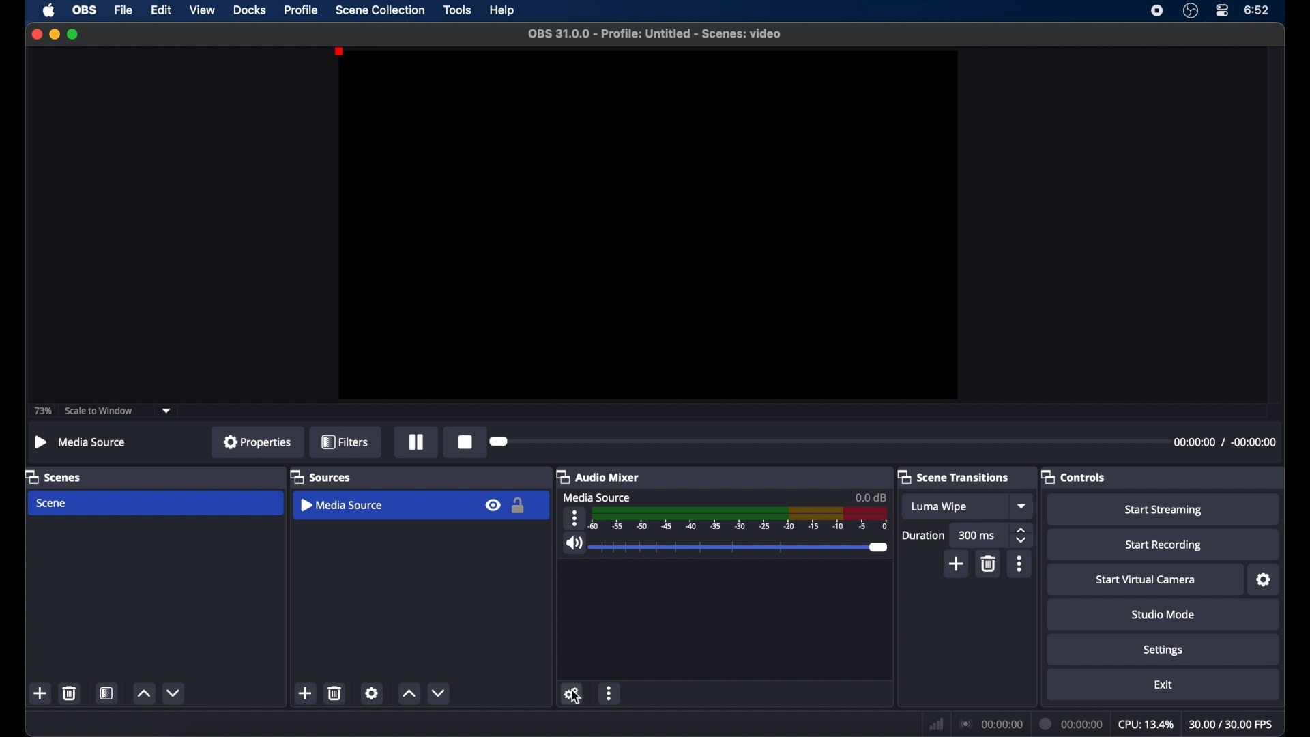 This screenshot has width=1310, height=737. What do you see at coordinates (924, 534) in the screenshot?
I see `duration` at bounding box center [924, 534].